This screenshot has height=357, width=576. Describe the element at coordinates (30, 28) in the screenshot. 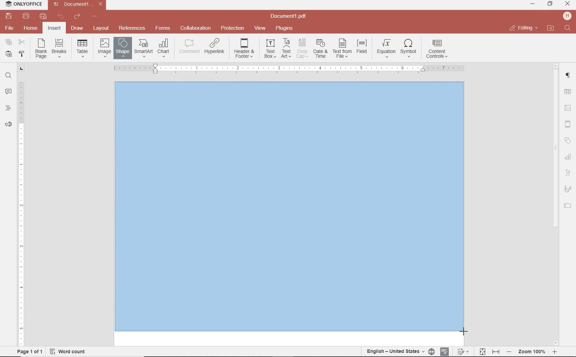

I see `home` at that location.